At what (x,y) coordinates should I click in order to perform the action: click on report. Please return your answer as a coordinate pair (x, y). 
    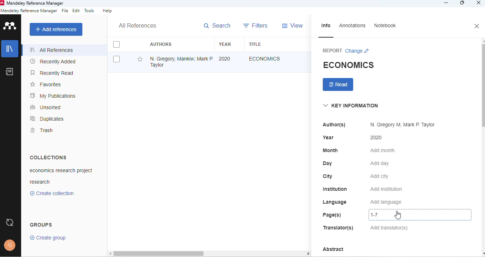
    Looking at the image, I should click on (332, 50).